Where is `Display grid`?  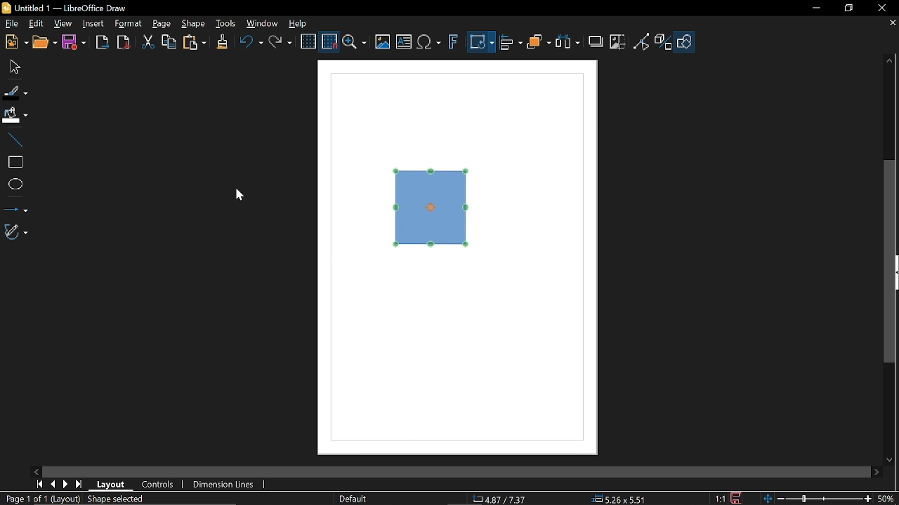 Display grid is located at coordinates (308, 42).